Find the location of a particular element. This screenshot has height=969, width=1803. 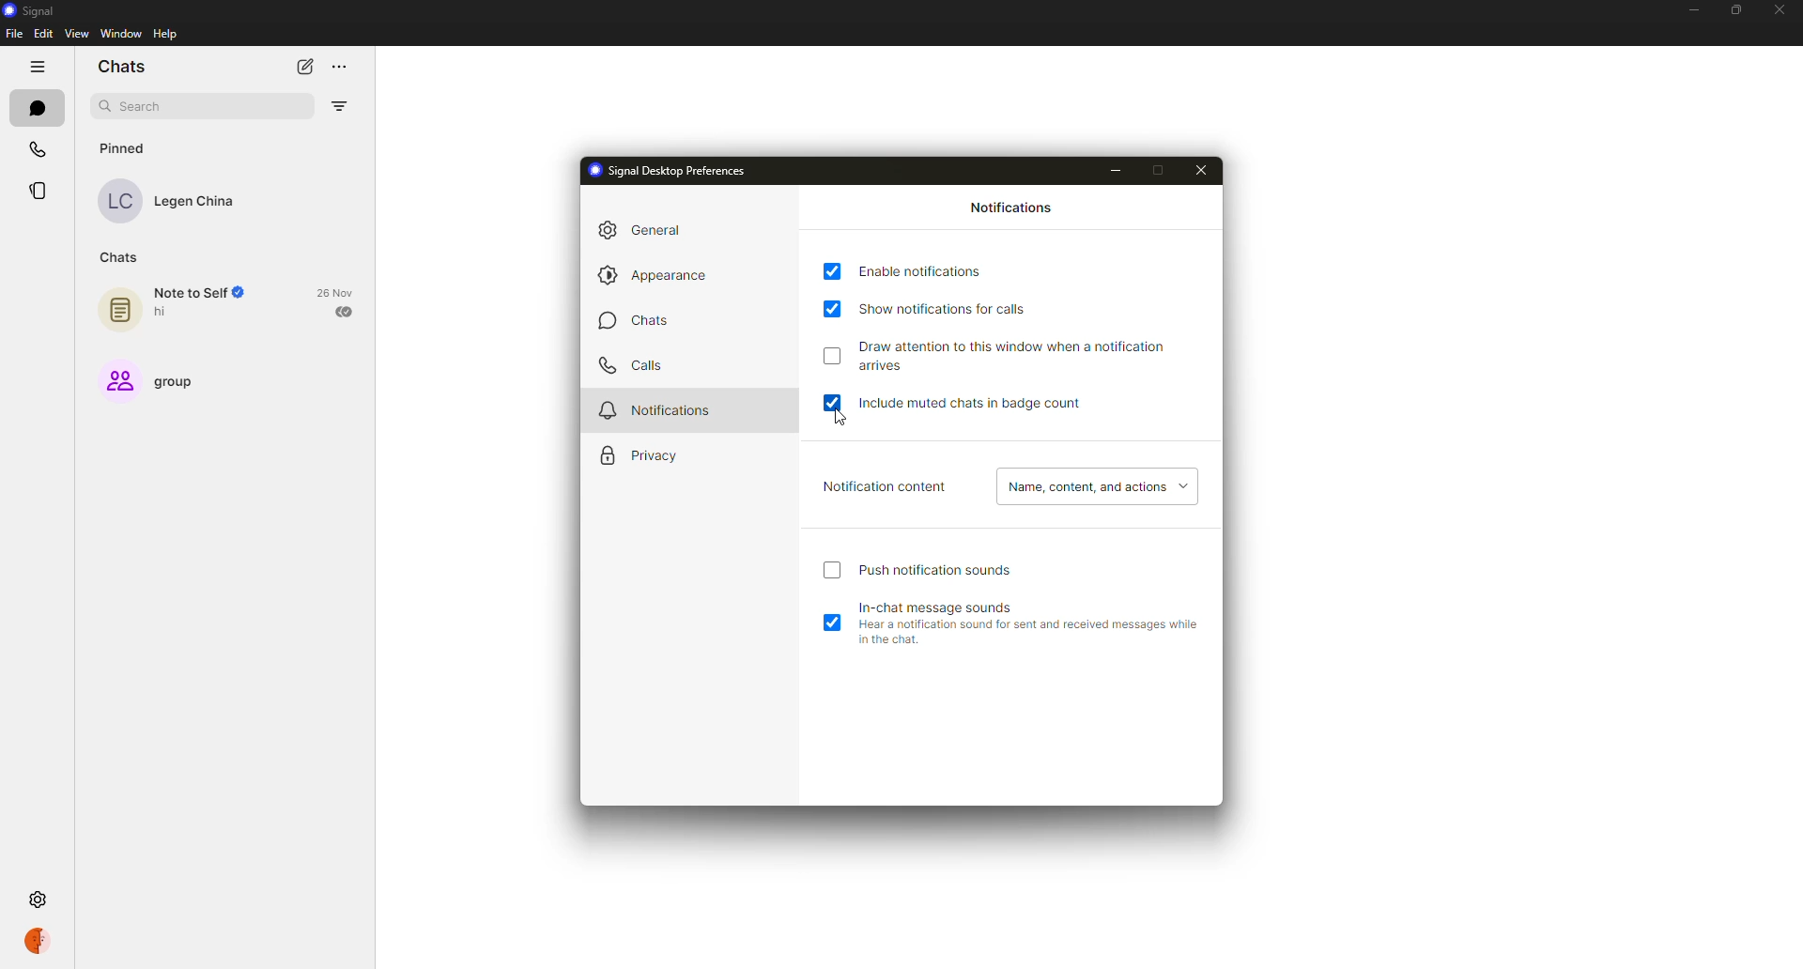

notifications is located at coordinates (662, 408).